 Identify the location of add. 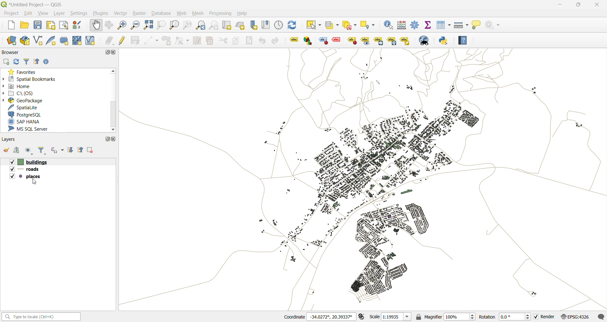
(19, 151).